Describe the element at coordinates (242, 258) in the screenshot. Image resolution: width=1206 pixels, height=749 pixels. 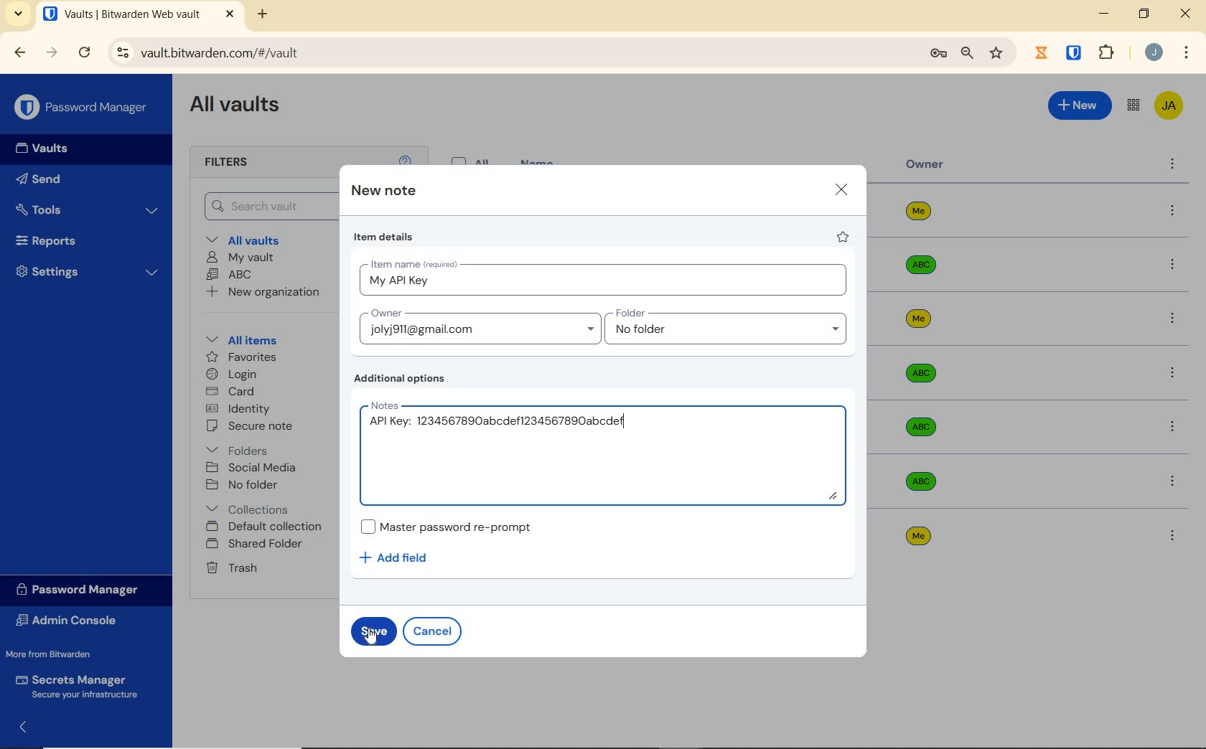
I see `My Vault` at that location.